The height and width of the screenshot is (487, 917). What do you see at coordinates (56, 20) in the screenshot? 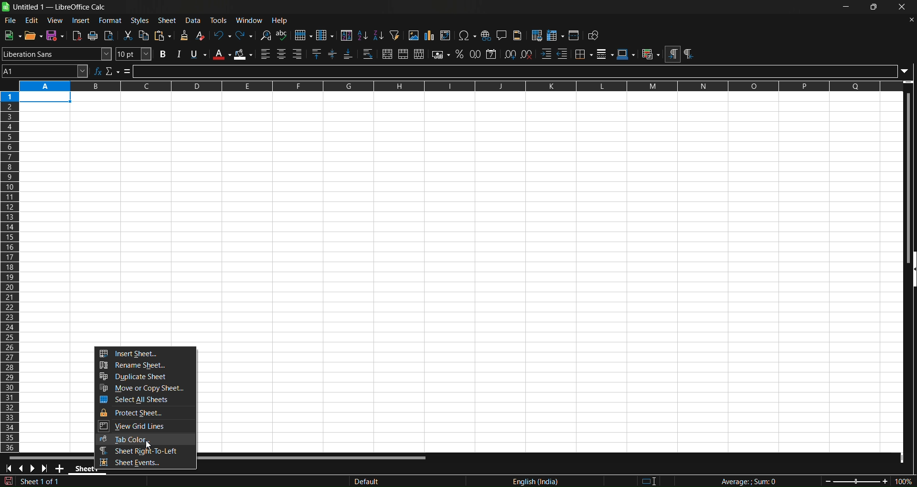
I see `view` at bounding box center [56, 20].